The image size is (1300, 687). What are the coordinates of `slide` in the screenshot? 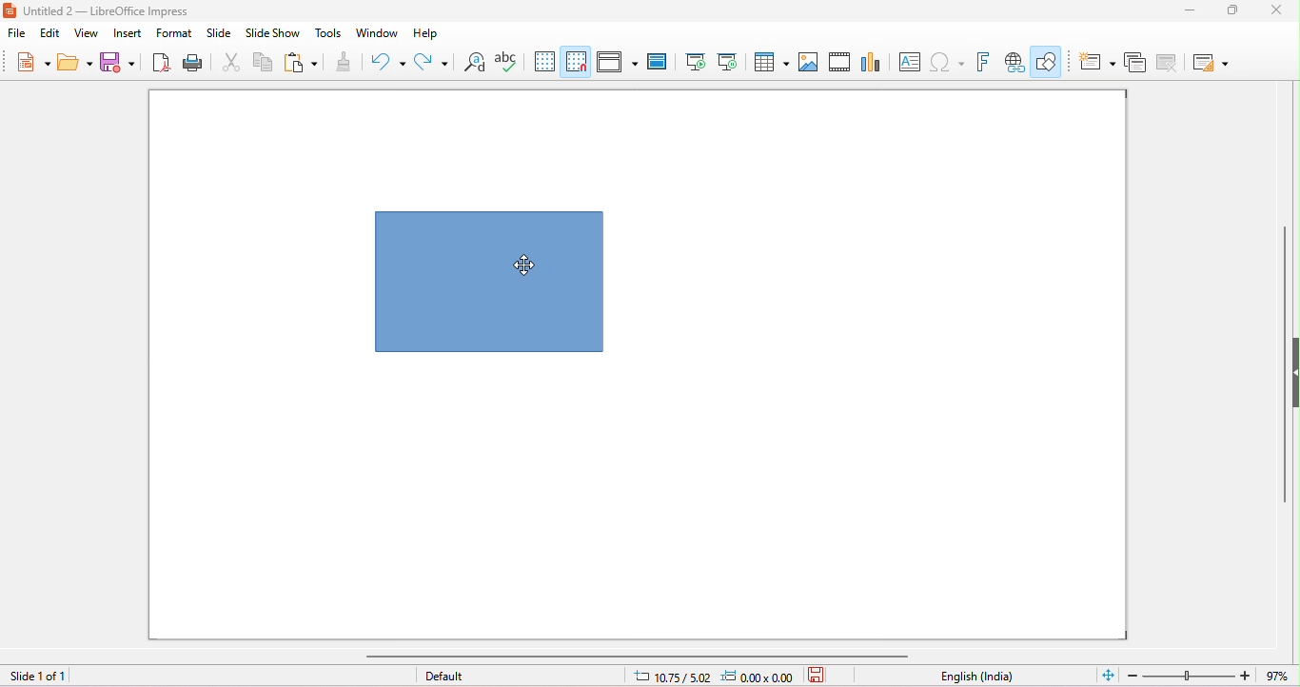 It's located at (219, 32).